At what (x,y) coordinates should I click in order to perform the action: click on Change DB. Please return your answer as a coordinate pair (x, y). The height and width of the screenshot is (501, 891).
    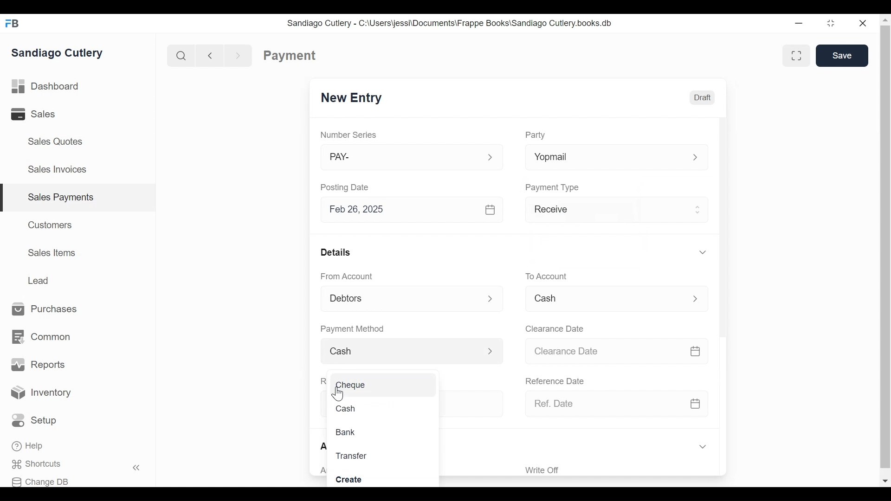
    Looking at the image, I should click on (43, 481).